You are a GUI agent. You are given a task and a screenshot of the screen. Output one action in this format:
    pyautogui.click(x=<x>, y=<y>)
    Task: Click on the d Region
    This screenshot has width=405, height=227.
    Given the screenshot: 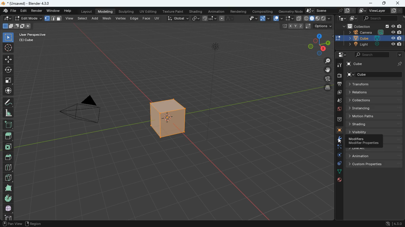 What is the action you would take?
    pyautogui.click(x=43, y=223)
    